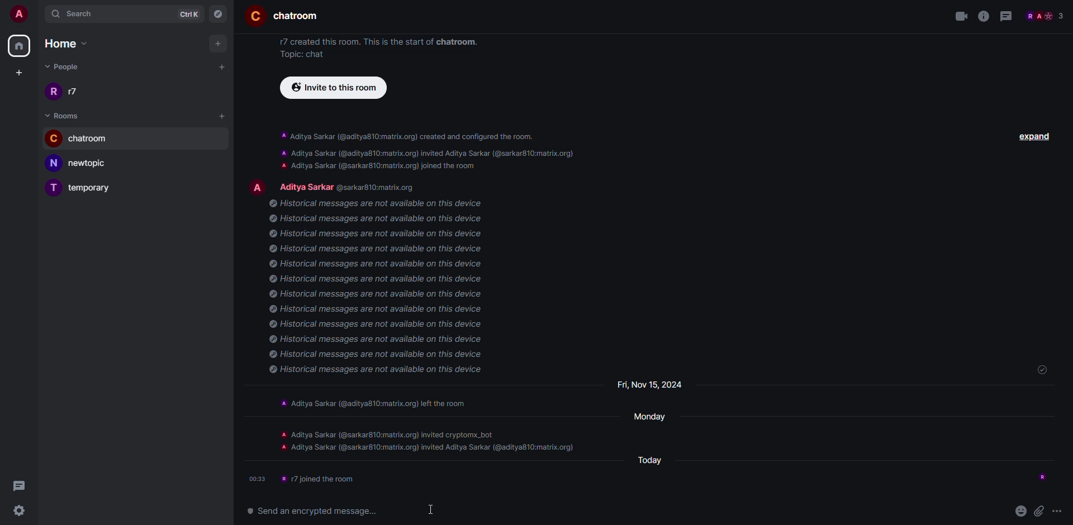 The width and height of the screenshot is (1073, 525). I want to click on threads, so click(1008, 16).